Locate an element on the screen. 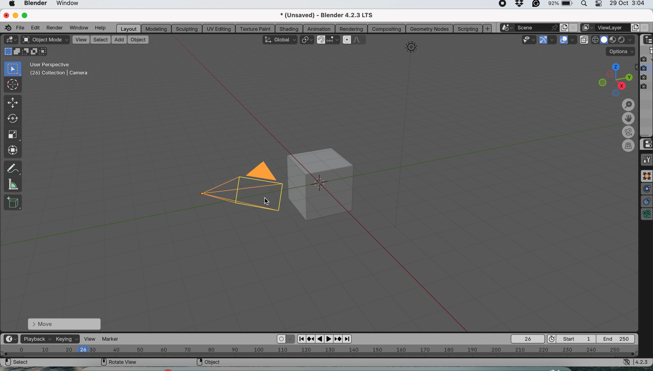 This screenshot has height=371, width=653. add layer is located at coordinates (635, 28).